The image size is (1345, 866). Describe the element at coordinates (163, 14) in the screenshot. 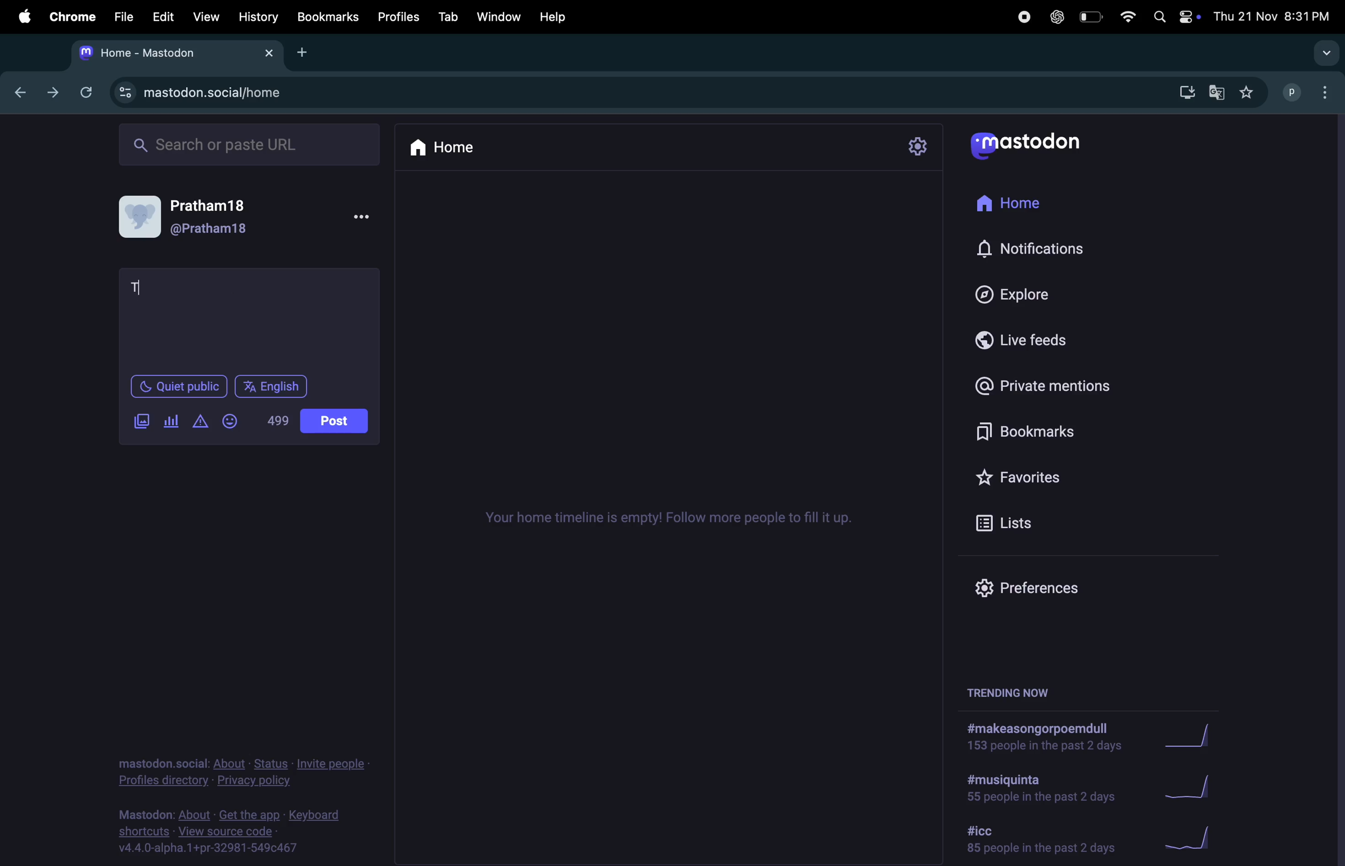

I see `Edit` at that location.